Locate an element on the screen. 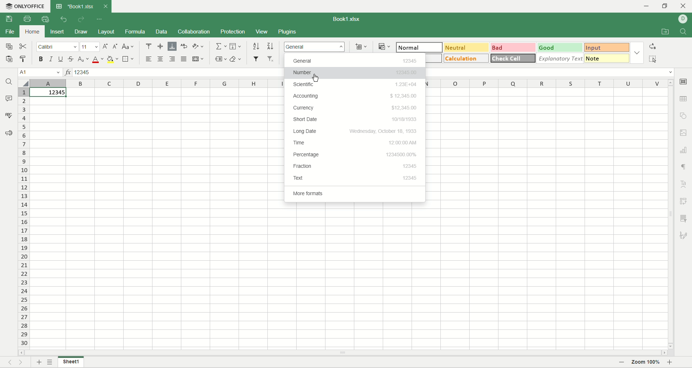 This screenshot has height=368, width=692. sort descending is located at coordinates (270, 46).